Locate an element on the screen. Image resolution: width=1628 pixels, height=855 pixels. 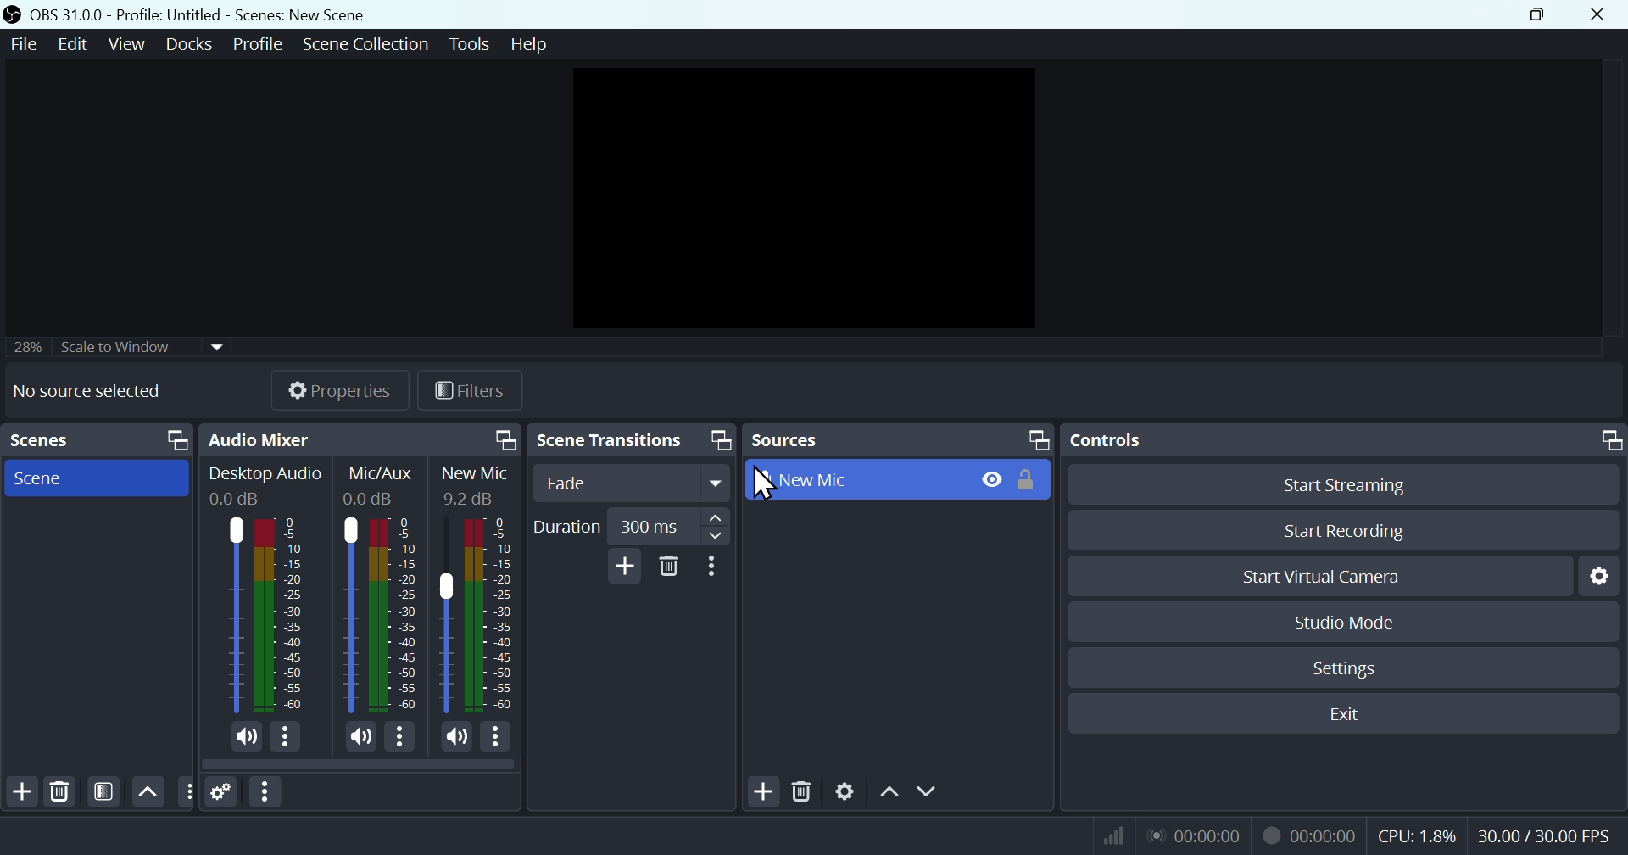
Filter is located at coordinates (106, 792).